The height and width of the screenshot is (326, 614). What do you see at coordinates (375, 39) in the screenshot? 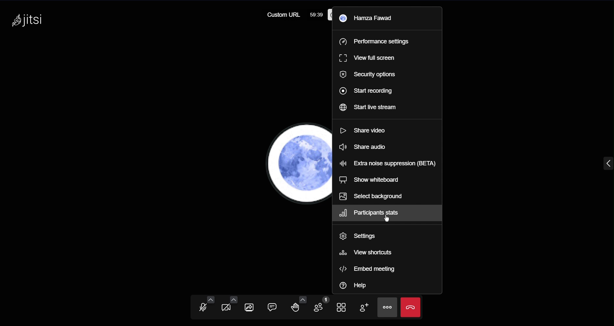
I see `Performance` at bounding box center [375, 39].